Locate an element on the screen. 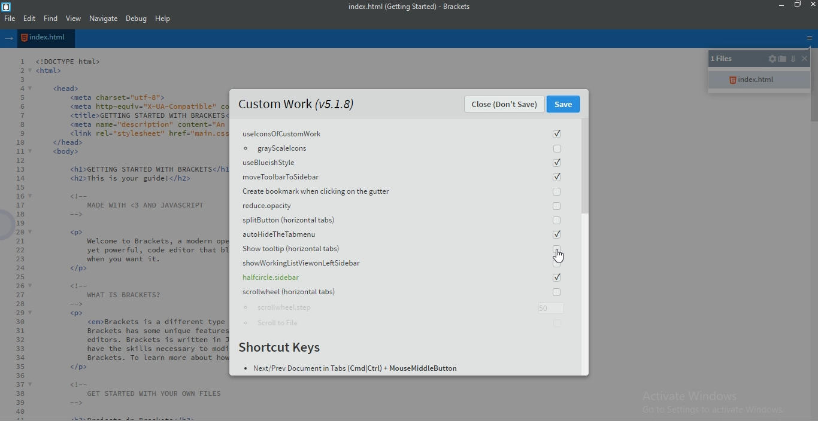  edit is located at coordinates (29, 19).